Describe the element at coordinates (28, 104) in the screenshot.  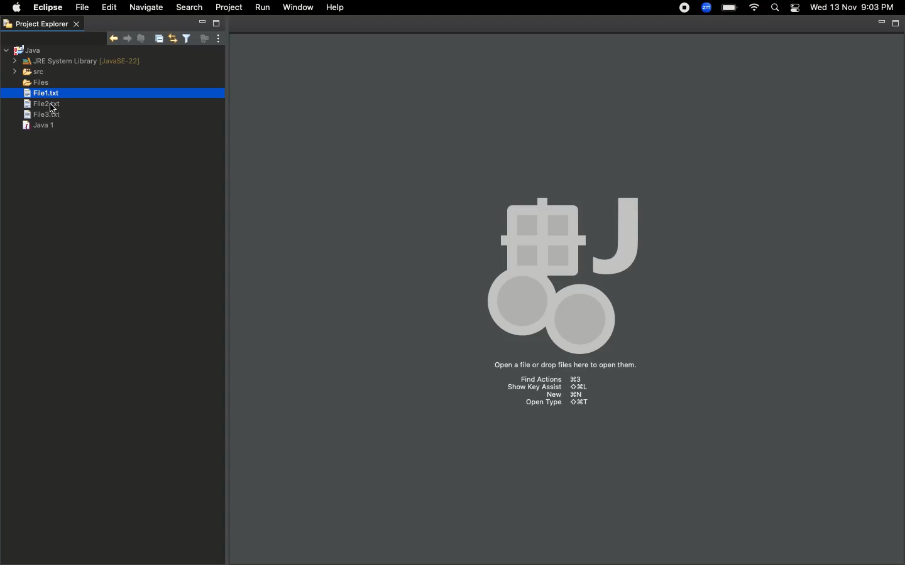
I see `File 2.txt` at that location.